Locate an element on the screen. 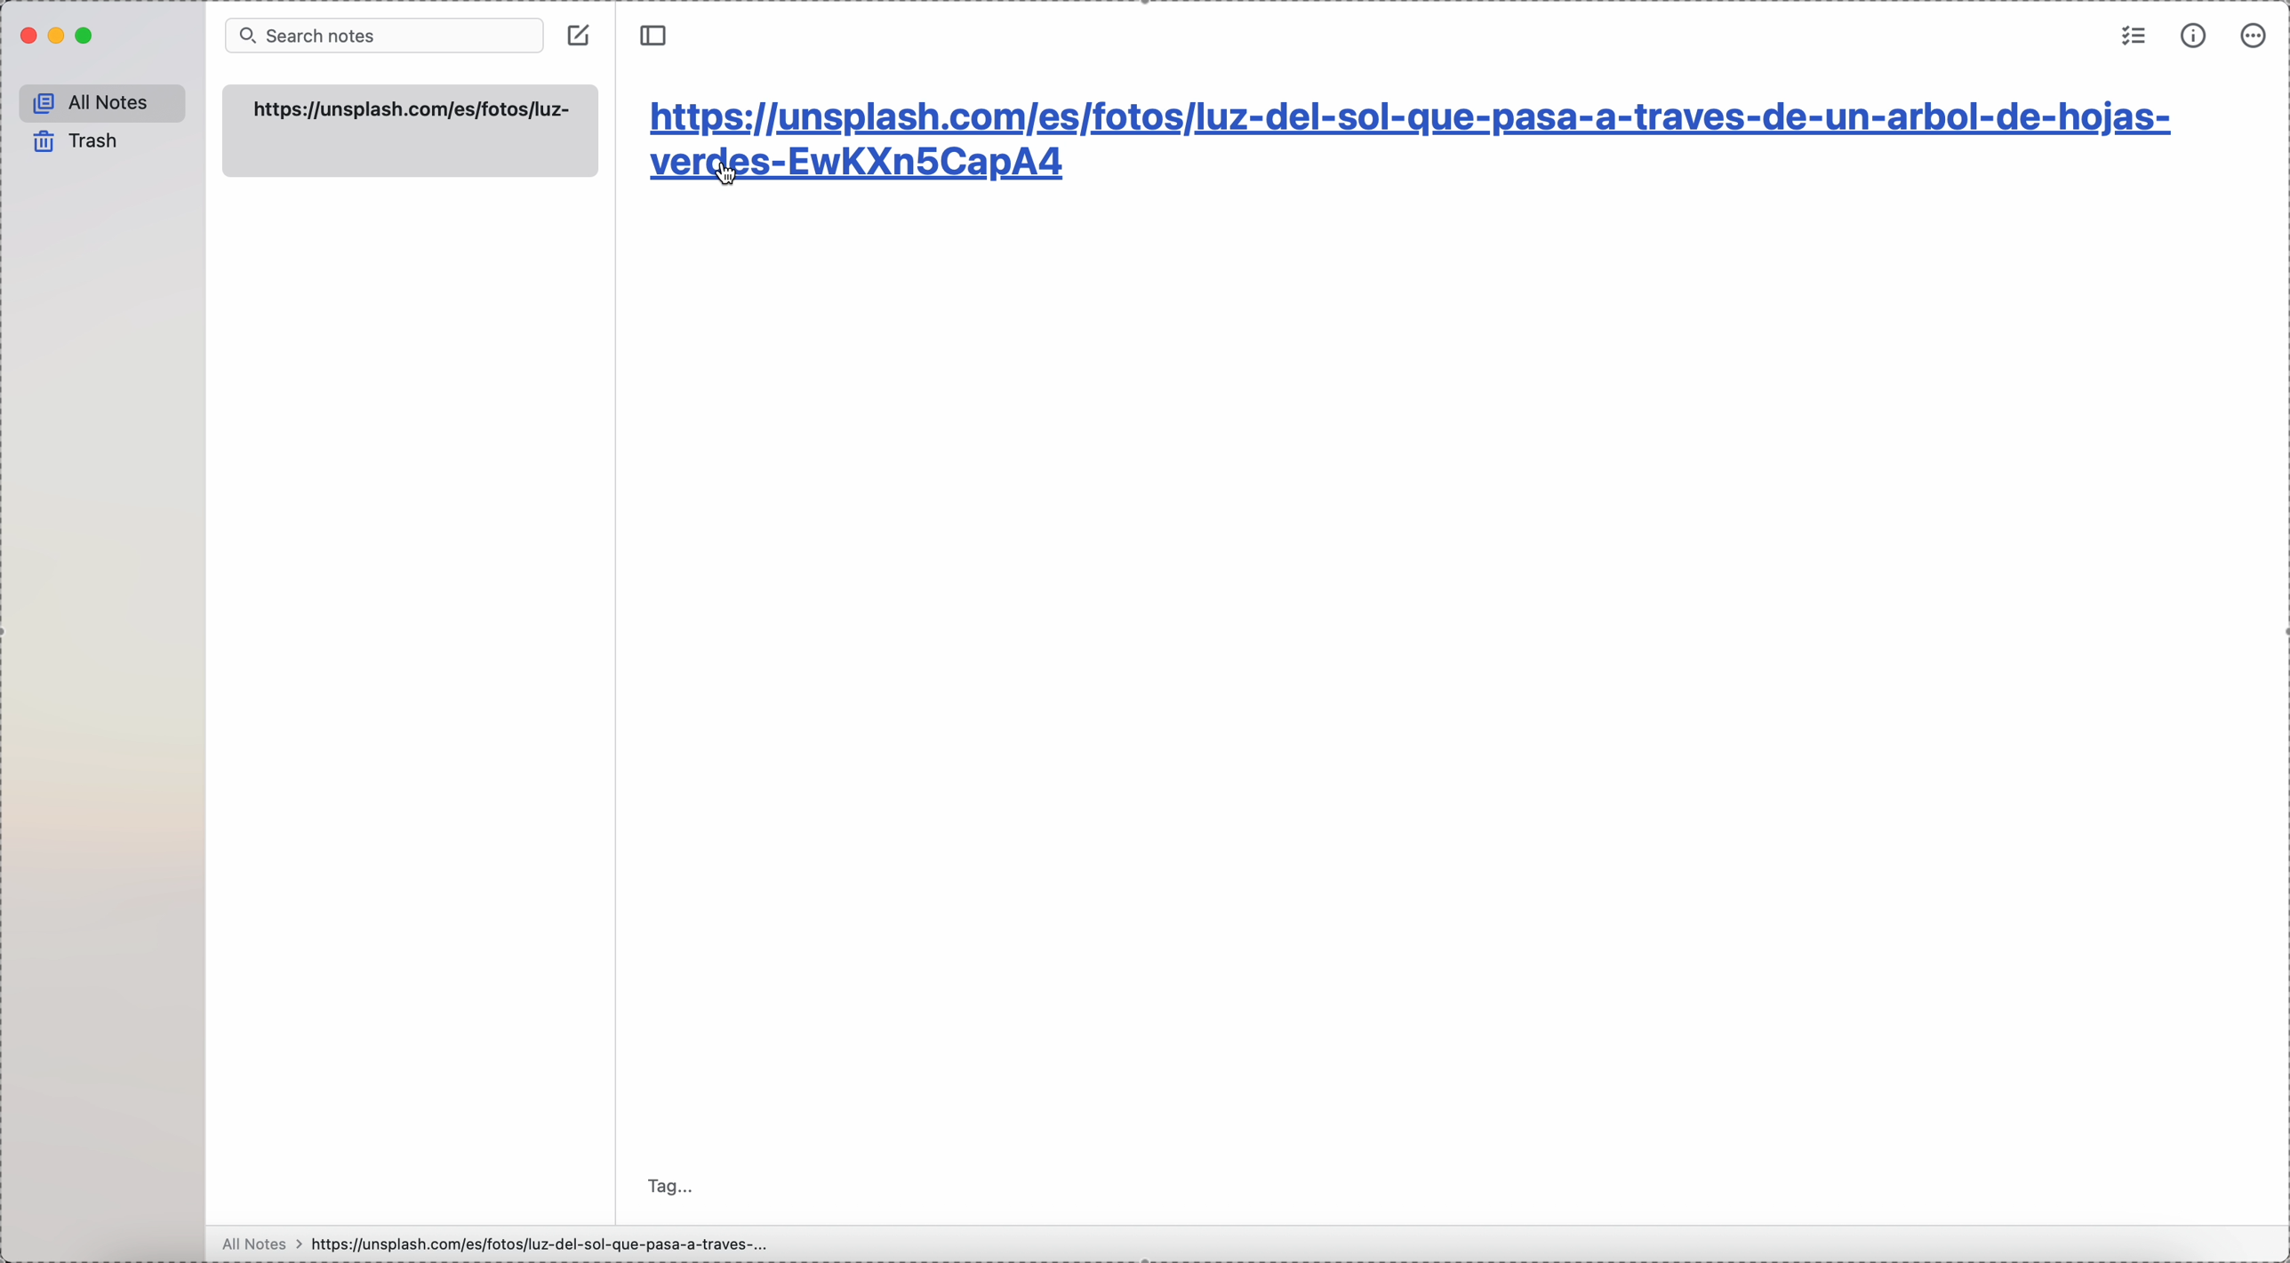  search bar is located at coordinates (382, 37).